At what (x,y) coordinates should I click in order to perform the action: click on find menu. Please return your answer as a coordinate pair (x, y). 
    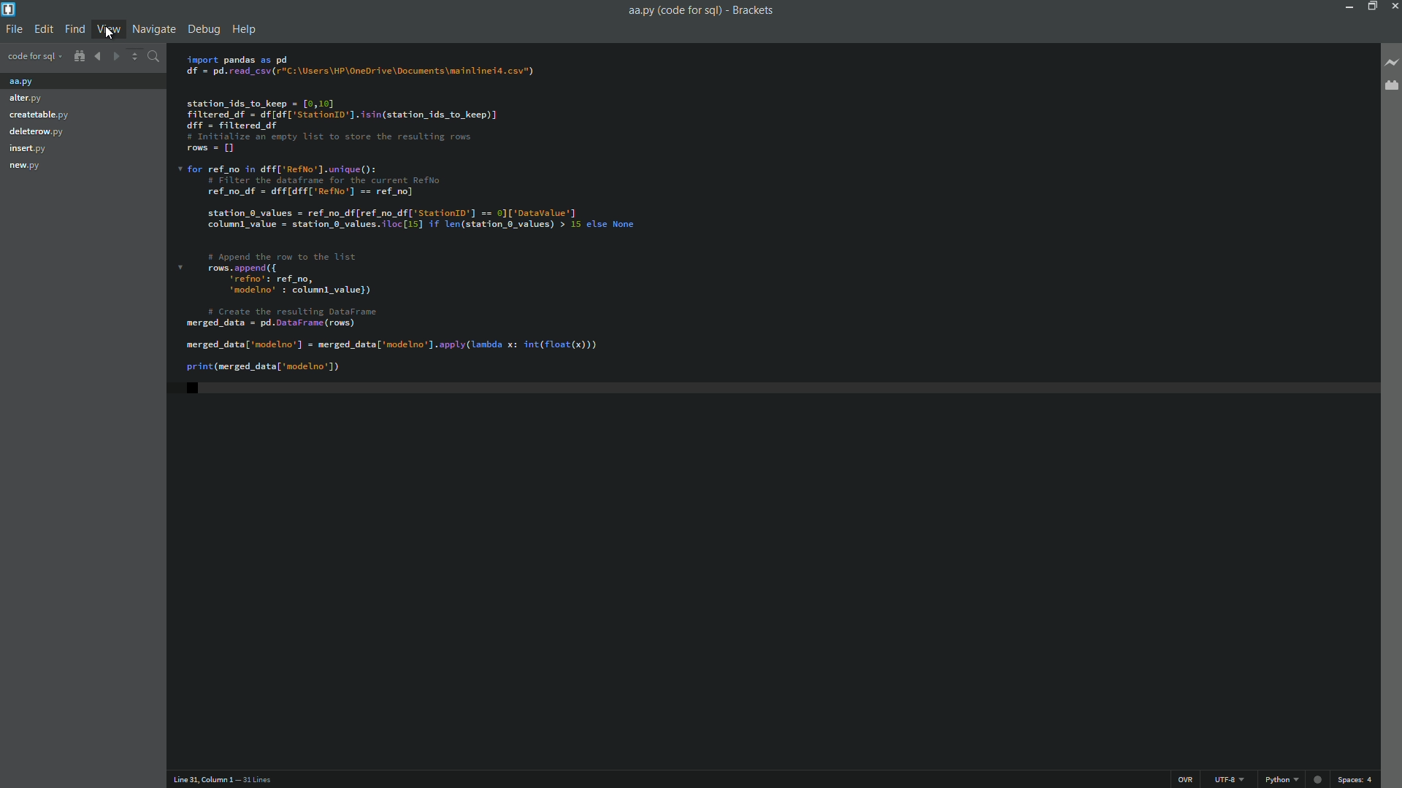
    Looking at the image, I should click on (75, 28).